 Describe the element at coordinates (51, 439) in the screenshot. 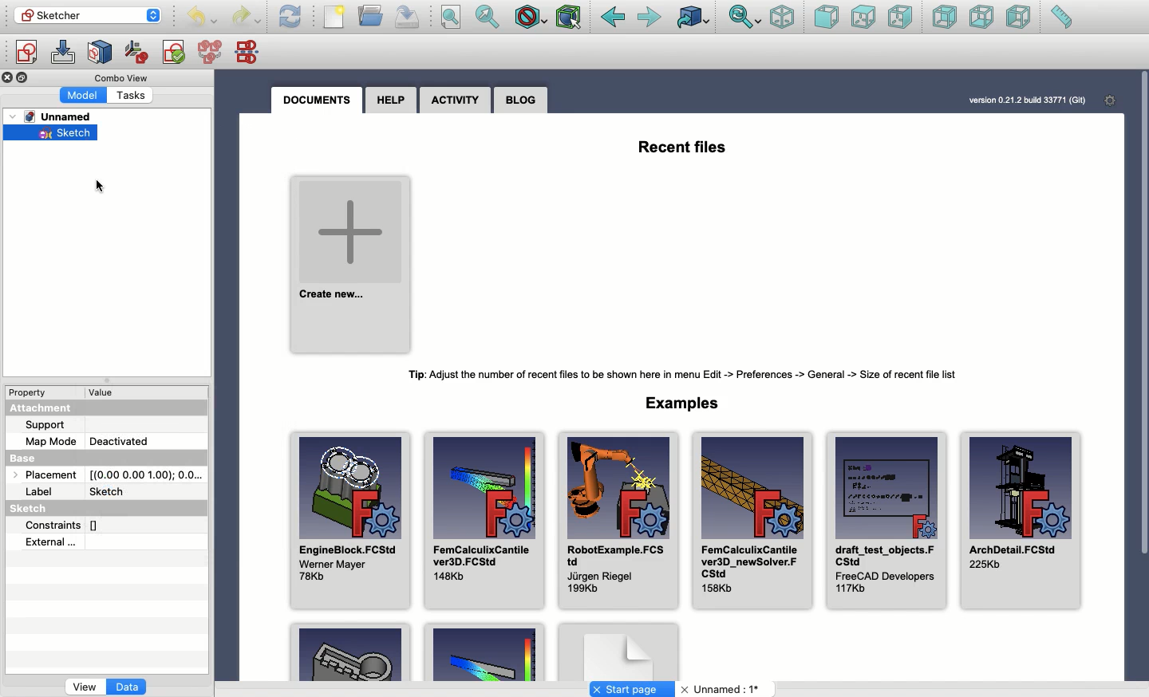

I see `Map mode` at that location.